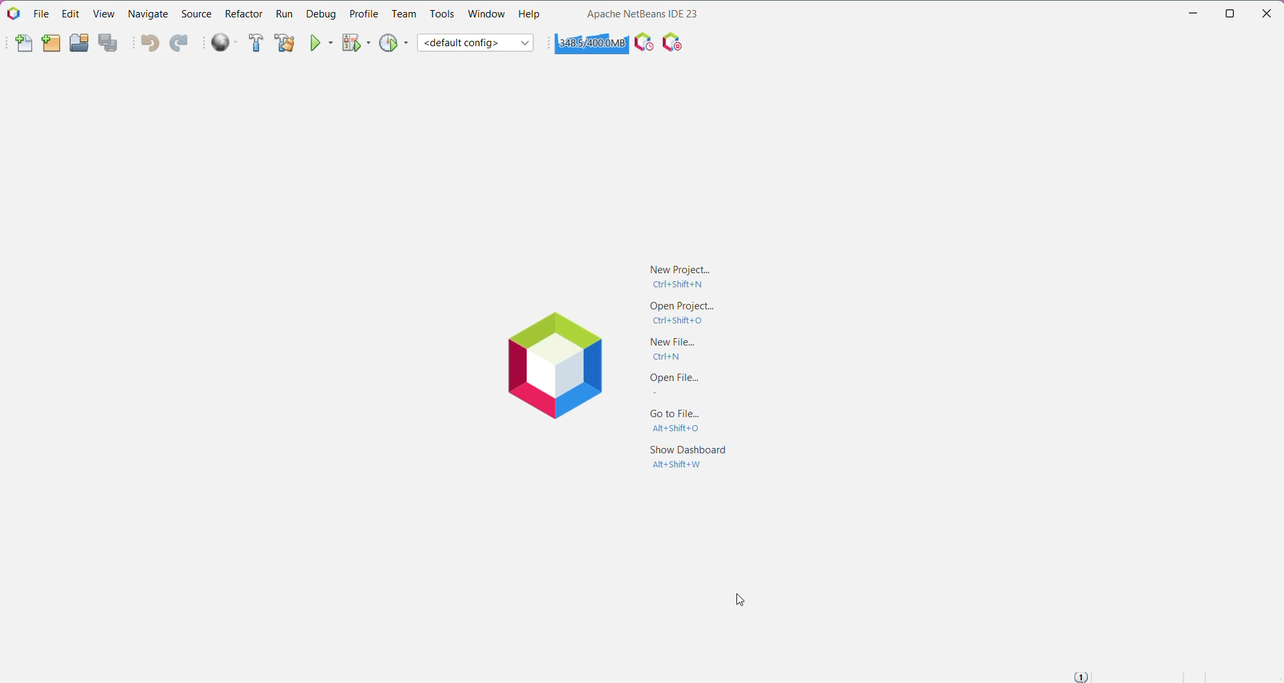 Image resolution: width=1284 pixels, height=683 pixels. Describe the element at coordinates (284, 44) in the screenshot. I see `Clean and Build Project` at that location.